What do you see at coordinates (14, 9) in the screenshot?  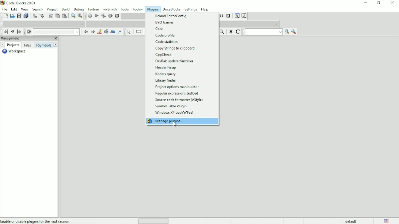 I see `Edit` at bounding box center [14, 9].